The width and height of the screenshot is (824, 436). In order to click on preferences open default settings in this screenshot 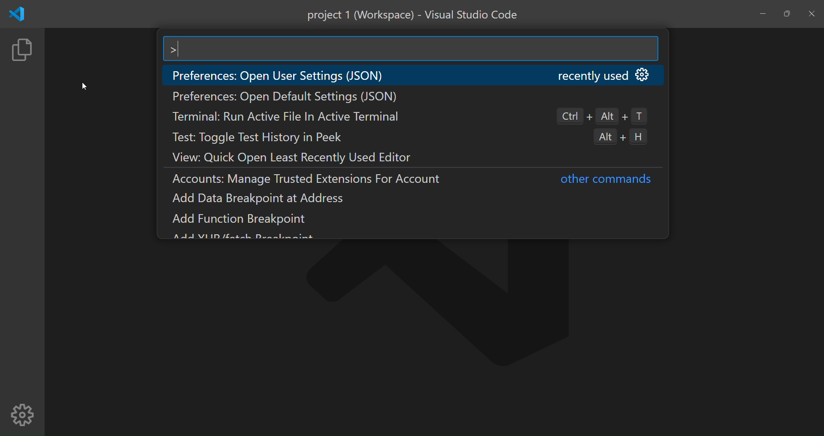, I will do `click(288, 98)`.